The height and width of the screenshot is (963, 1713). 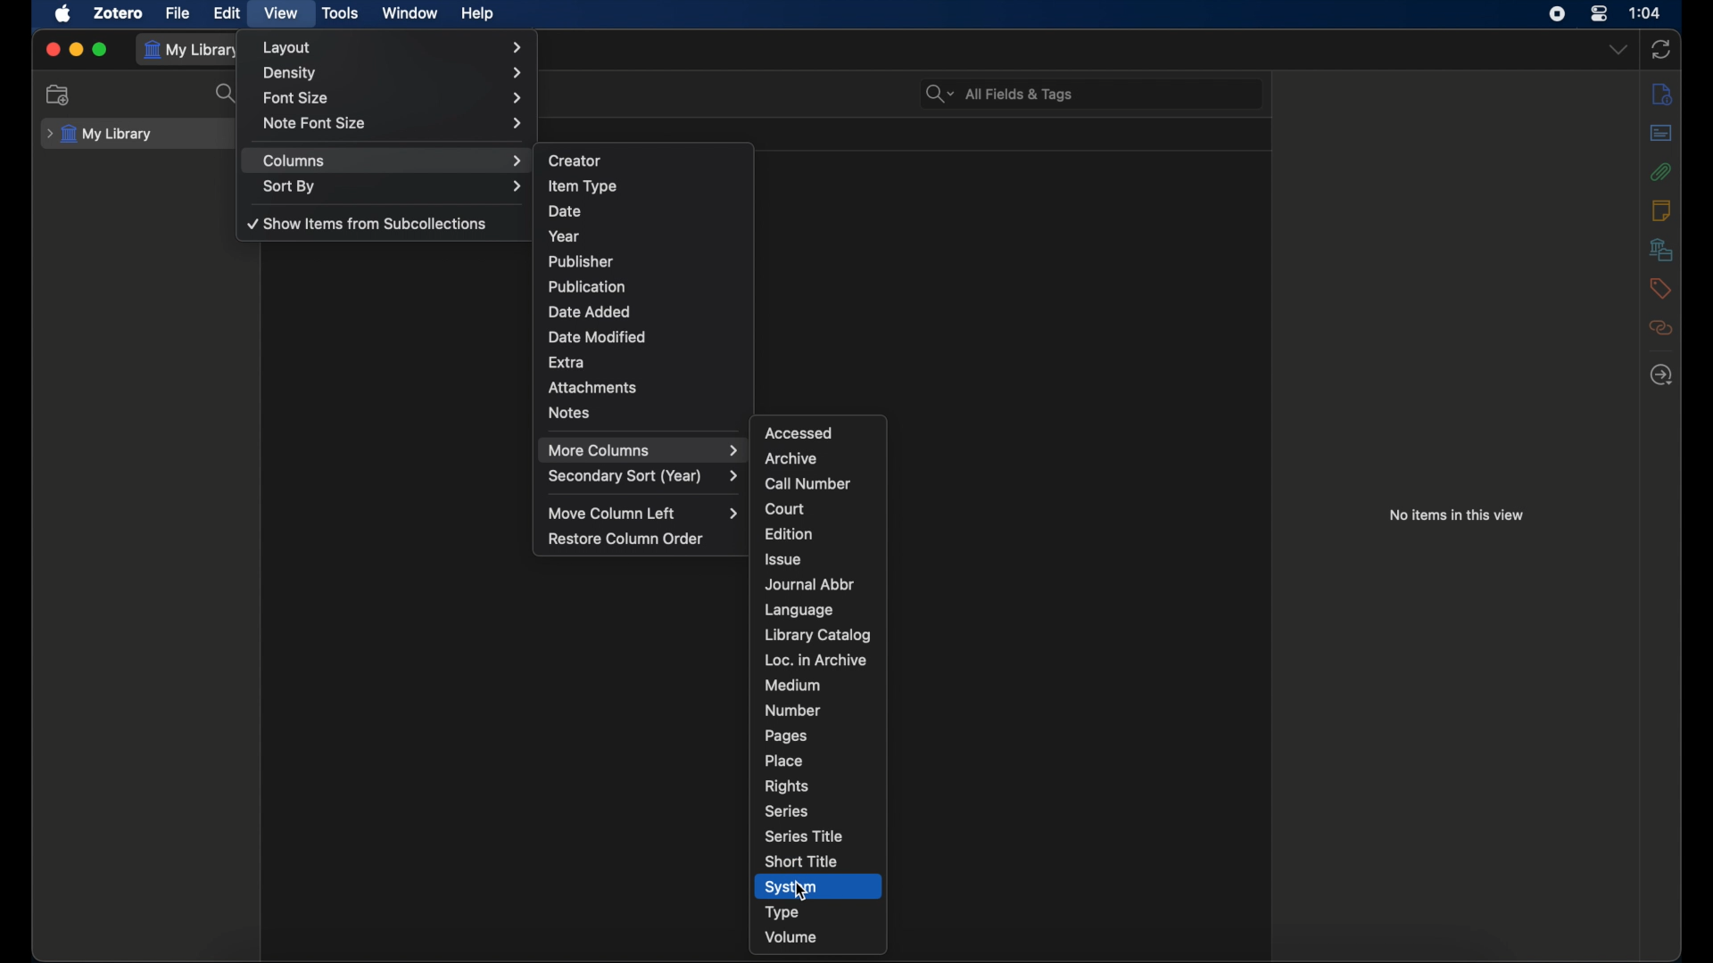 What do you see at coordinates (590, 312) in the screenshot?
I see `date added` at bounding box center [590, 312].